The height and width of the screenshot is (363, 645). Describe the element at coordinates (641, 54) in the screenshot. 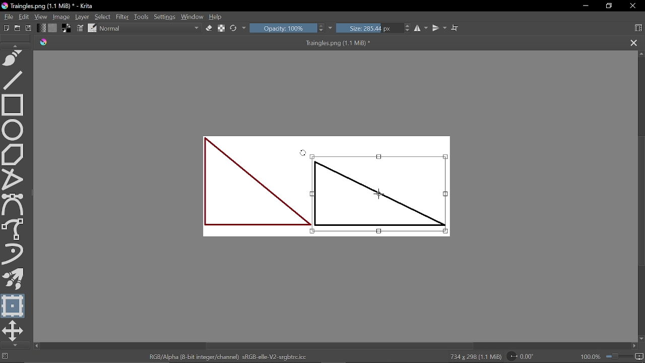

I see `Move up` at that location.